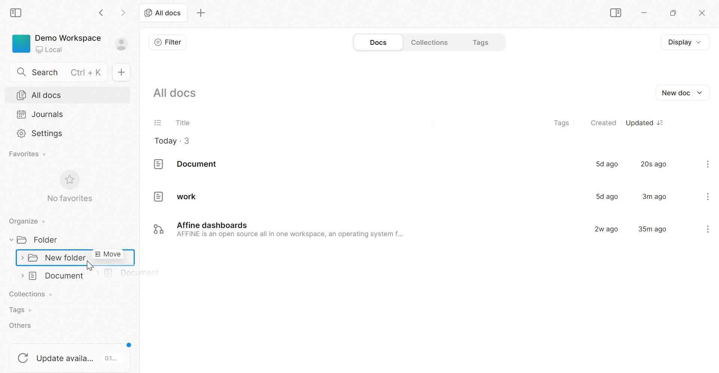  What do you see at coordinates (31, 293) in the screenshot?
I see `collections` at bounding box center [31, 293].